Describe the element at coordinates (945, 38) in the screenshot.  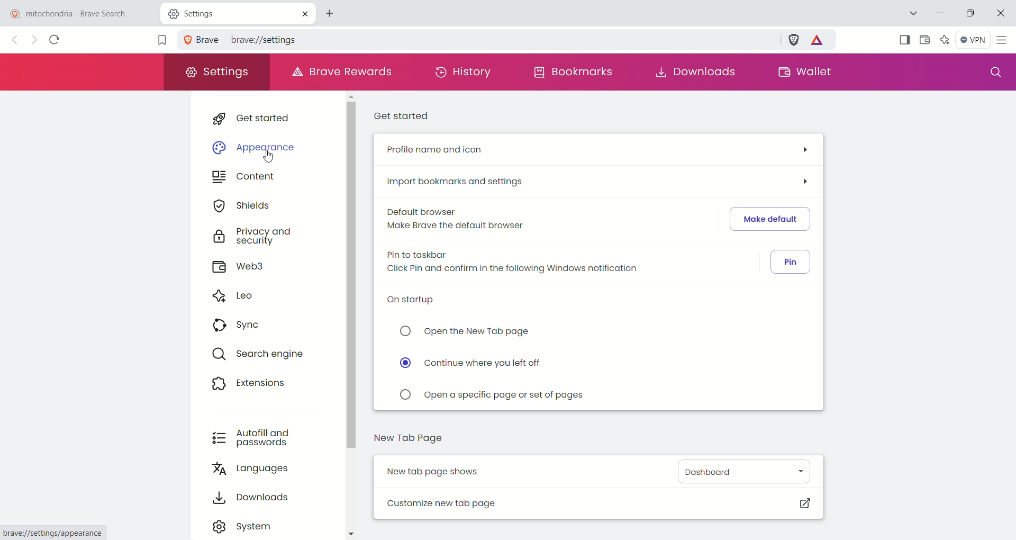
I see `leo AI` at that location.